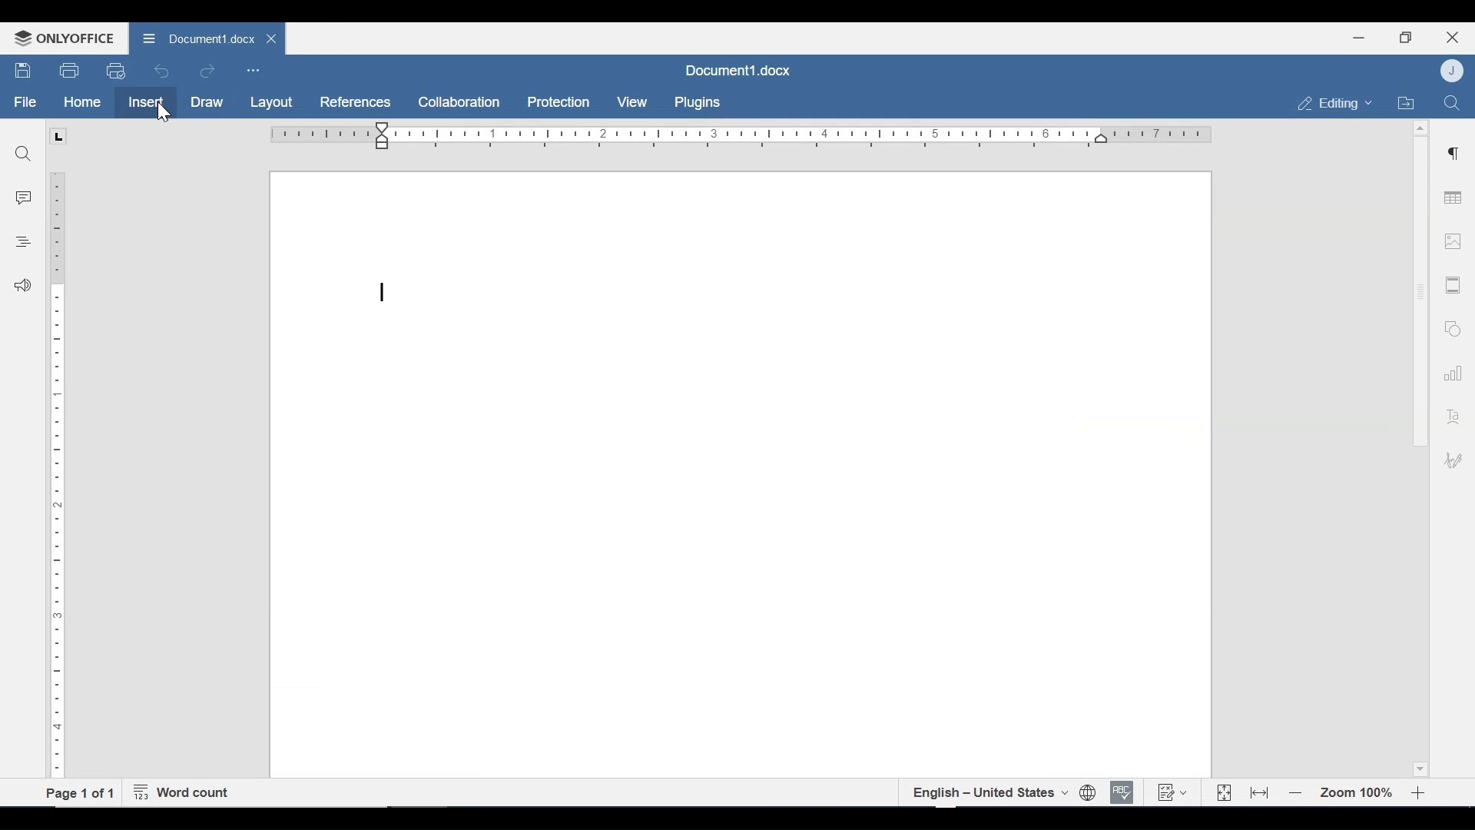  I want to click on Feedback and Support, so click(22, 287).